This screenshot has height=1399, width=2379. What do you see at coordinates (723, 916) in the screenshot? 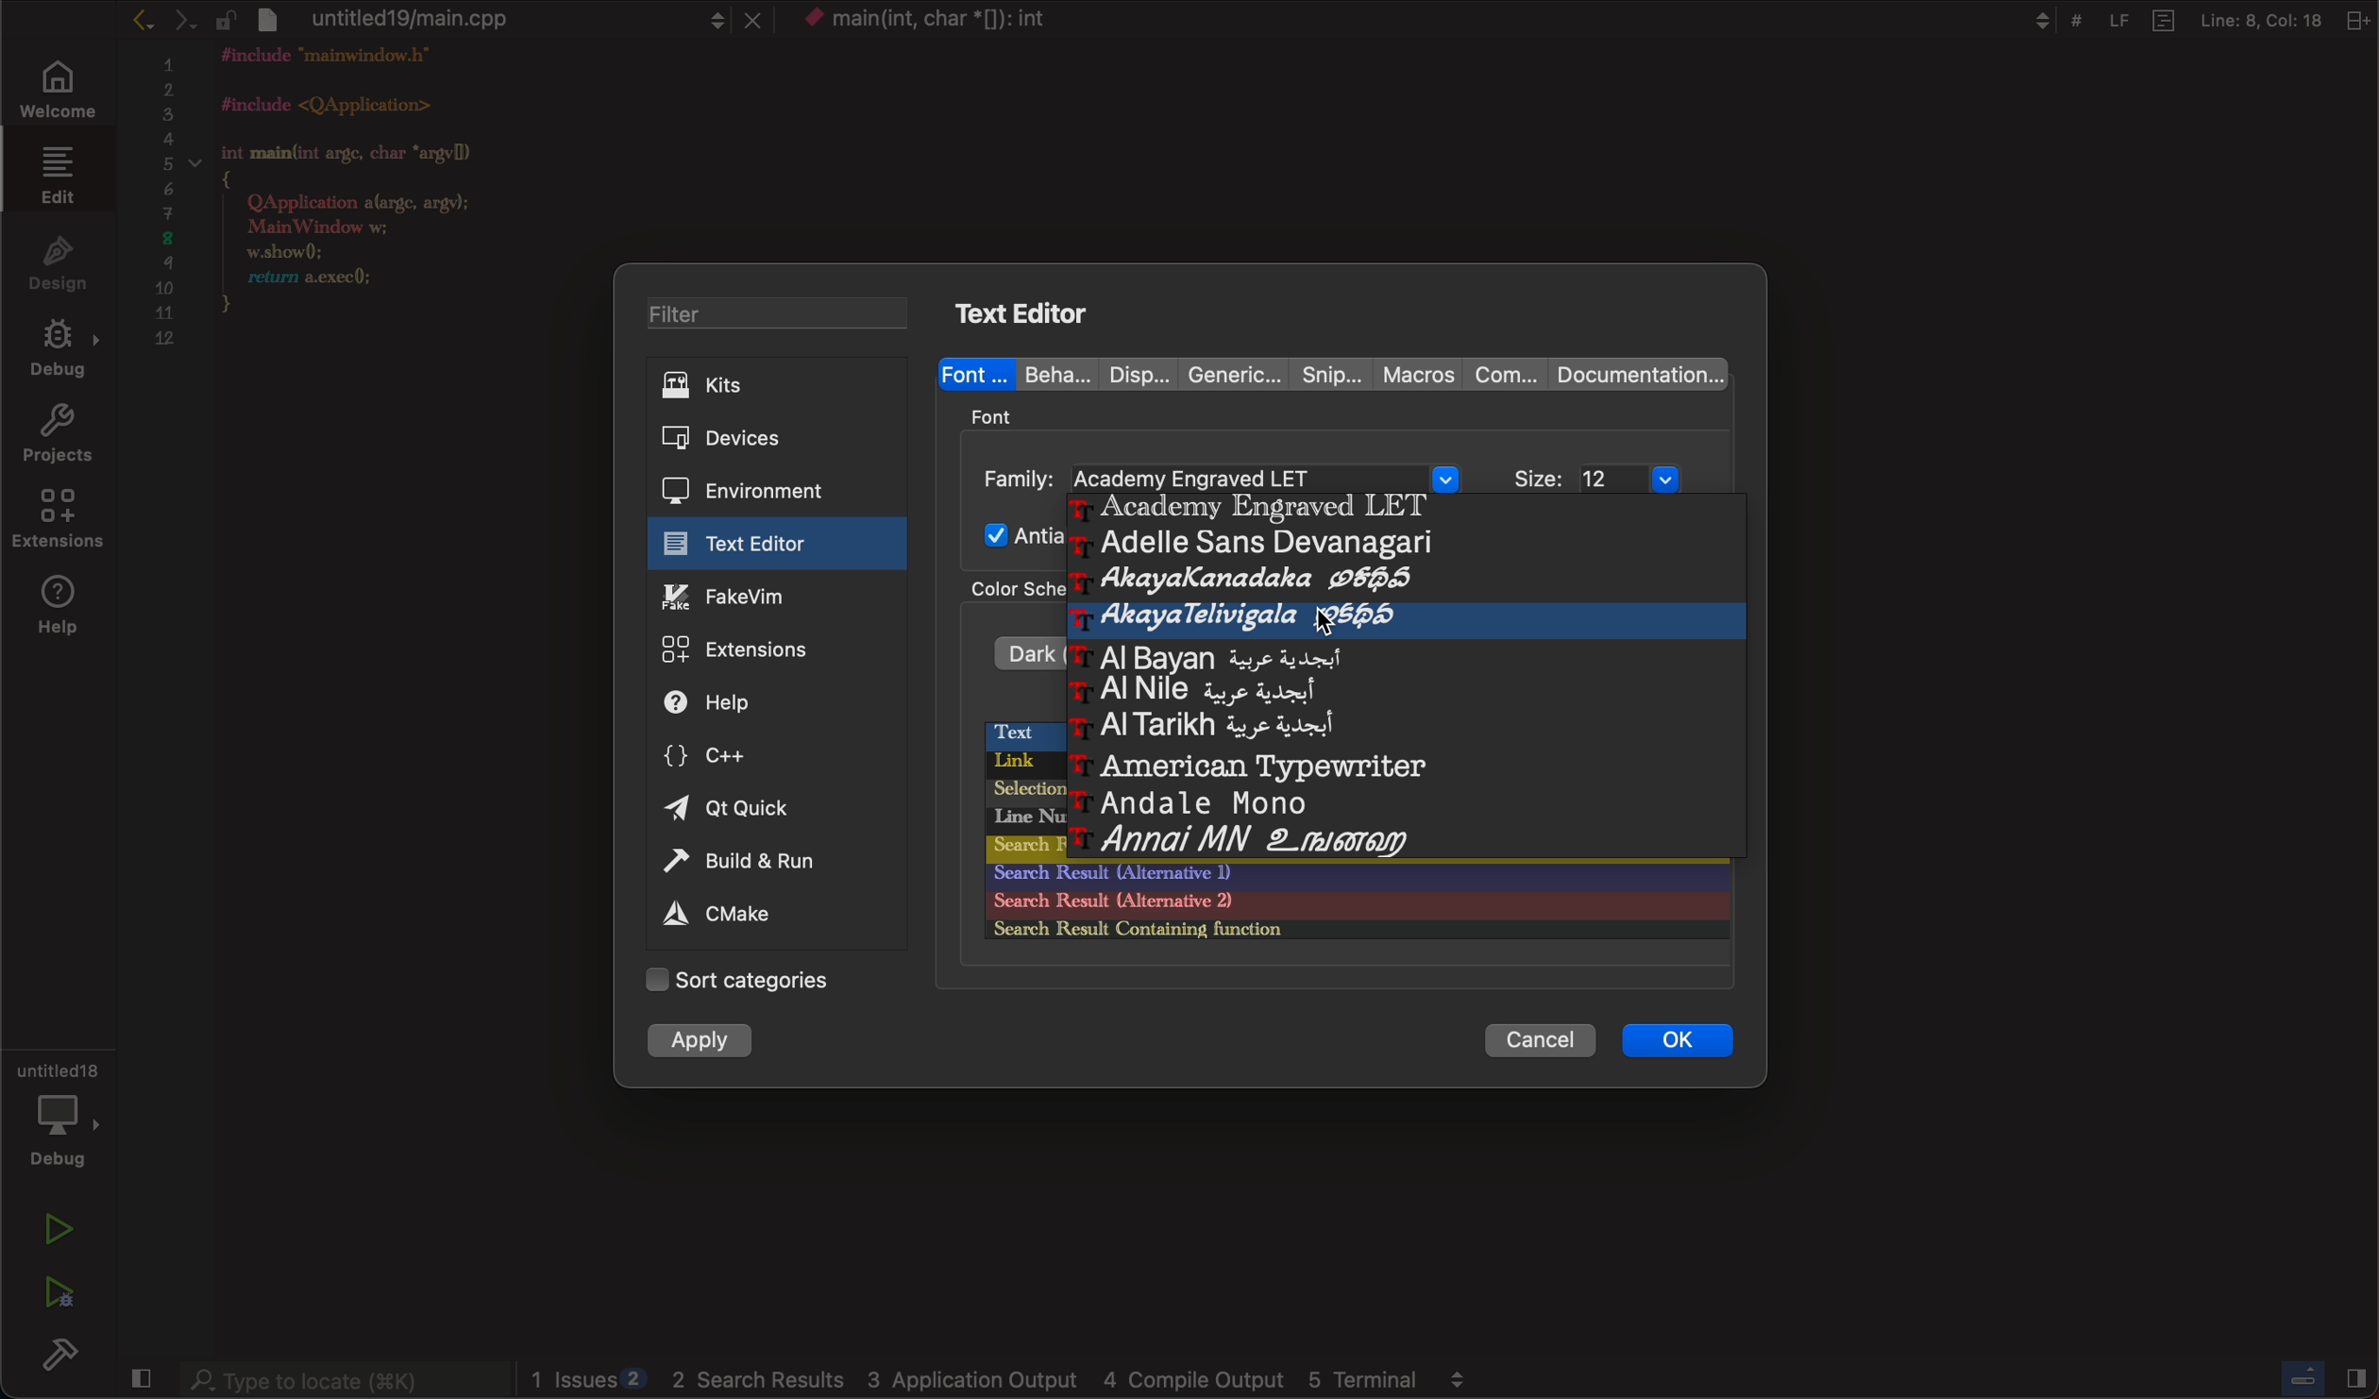
I see `cmake` at bounding box center [723, 916].